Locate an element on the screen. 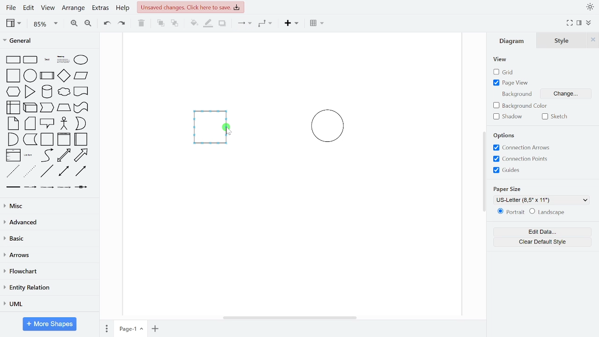 The image size is (599, 337). internal storage is located at coordinates (14, 108).